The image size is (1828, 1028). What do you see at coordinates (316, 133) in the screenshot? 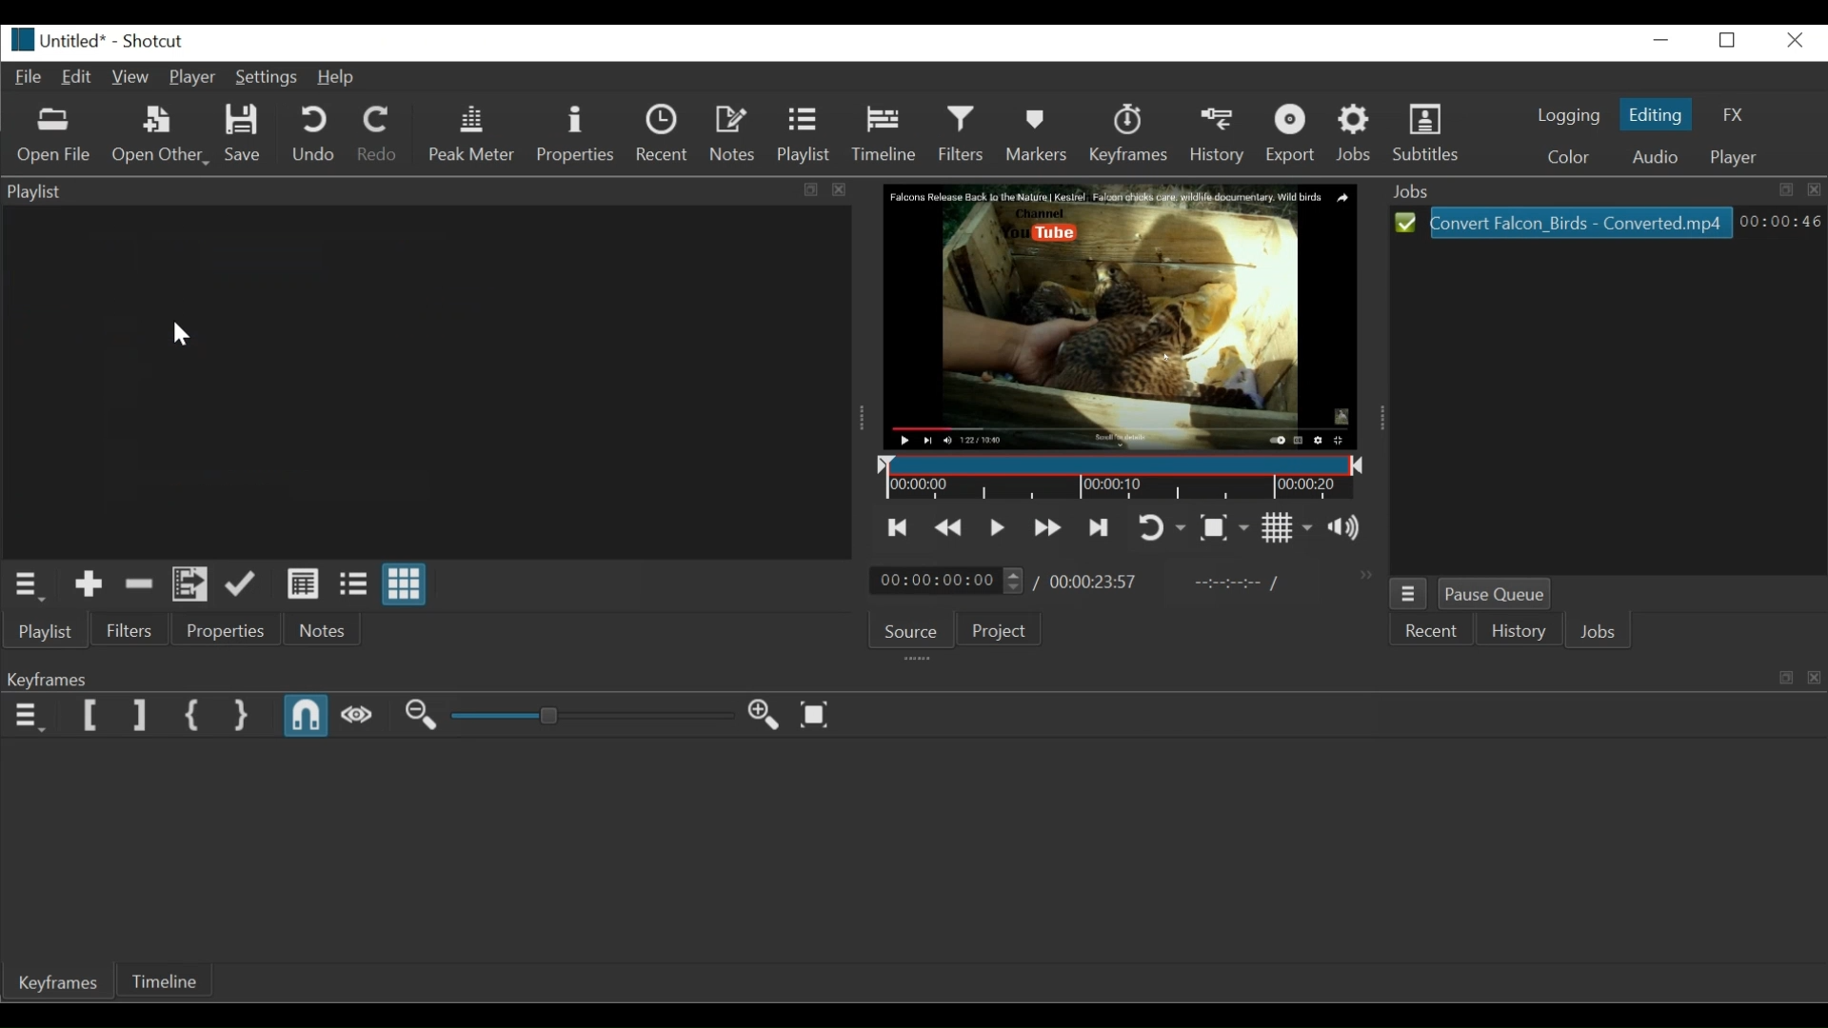
I see `Undo` at bounding box center [316, 133].